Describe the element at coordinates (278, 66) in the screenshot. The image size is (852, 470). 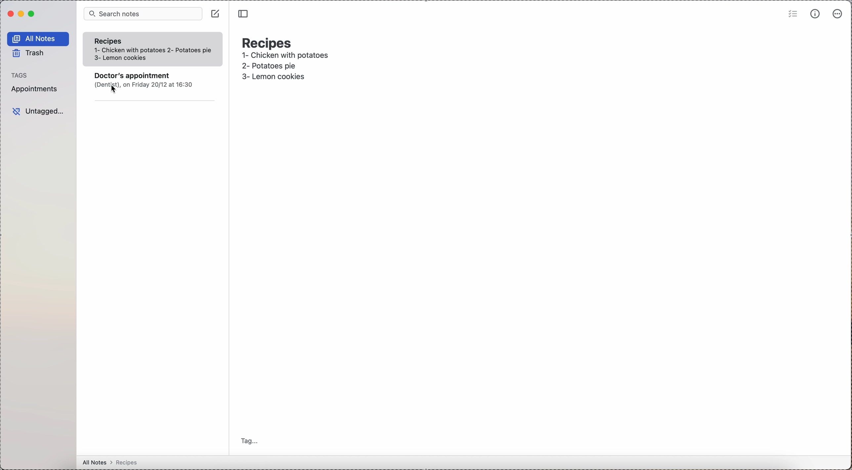
I see `2-Potatoes pie` at that location.